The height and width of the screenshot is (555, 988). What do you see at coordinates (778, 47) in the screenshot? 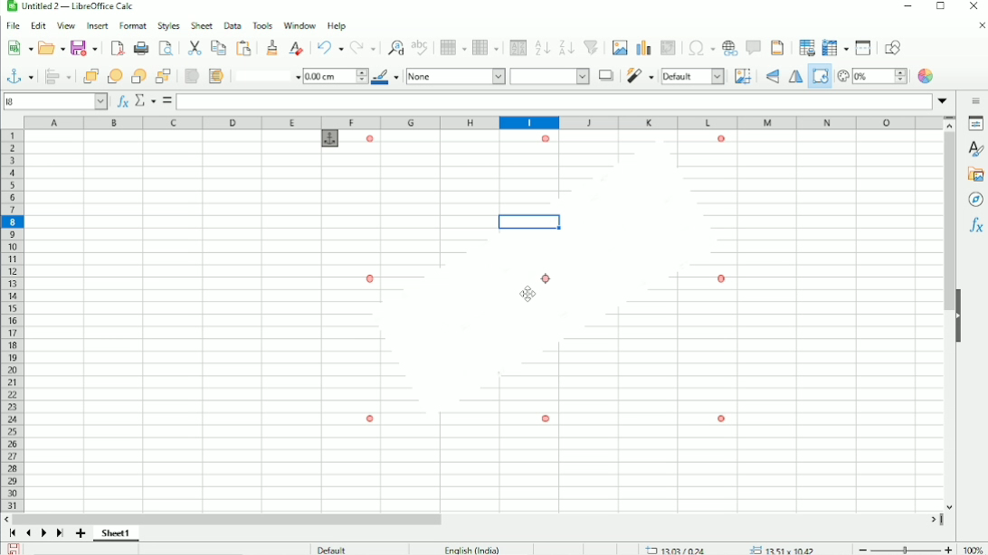
I see `Headers and footers` at bounding box center [778, 47].